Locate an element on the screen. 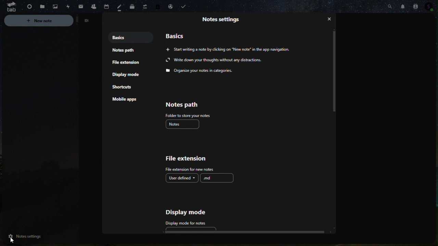  File extensions is located at coordinates (125, 63).